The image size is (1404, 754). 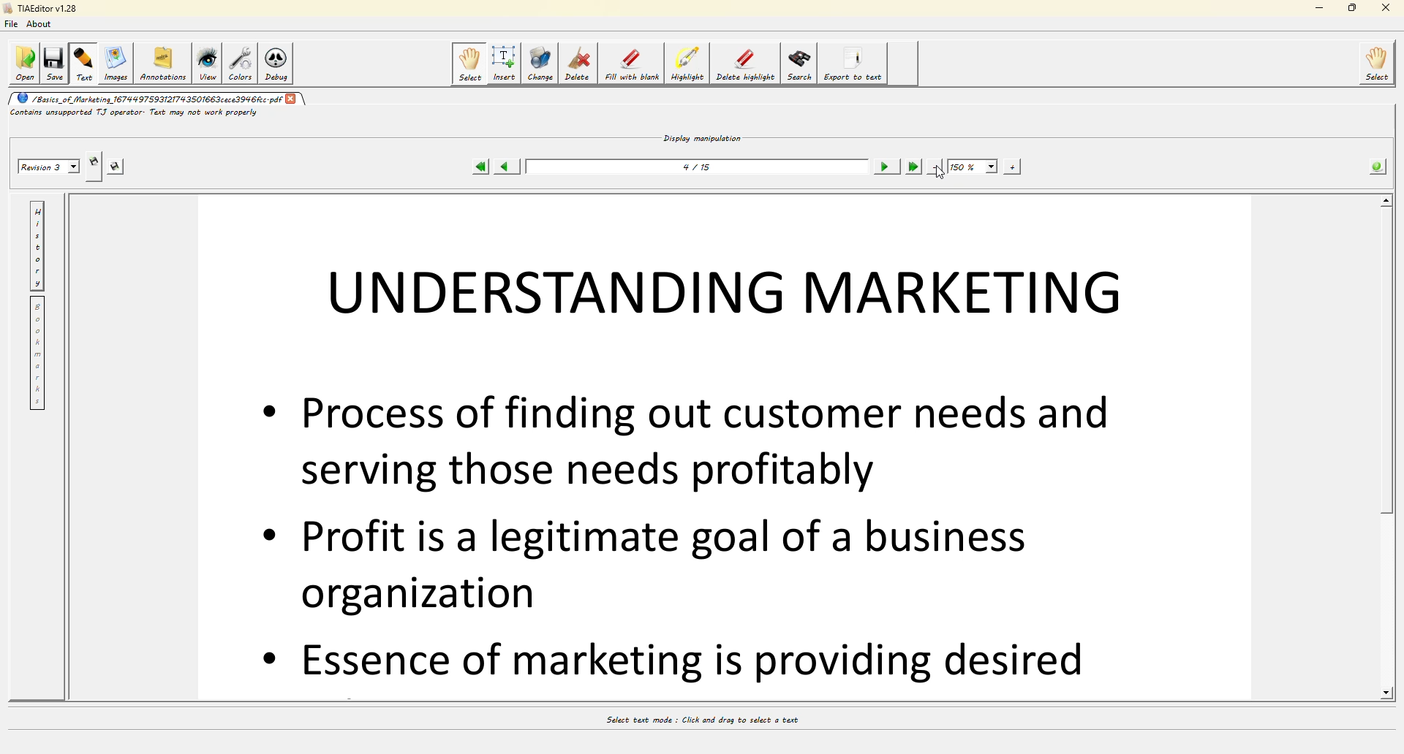 What do you see at coordinates (117, 167) in the screenshot?
I see `save revision` at bounding box center [117, 167].